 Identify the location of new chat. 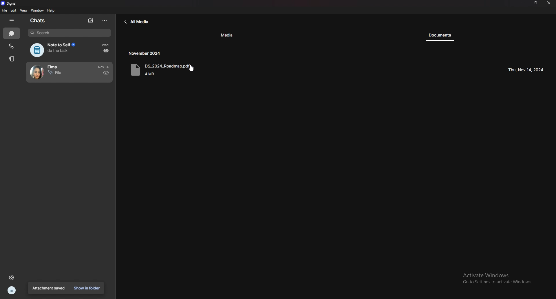
(91, 21).